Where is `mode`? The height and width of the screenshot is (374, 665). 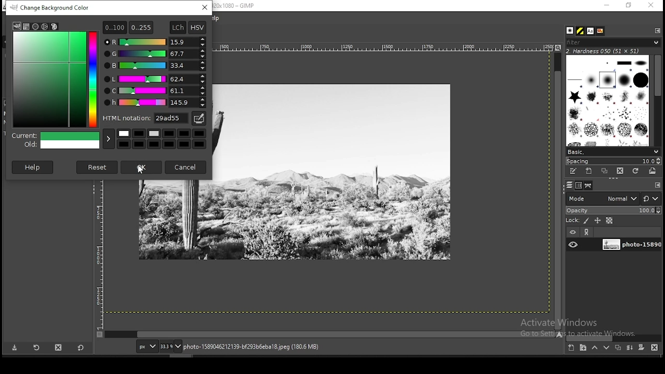 mode is located at coordinates (602, 198).